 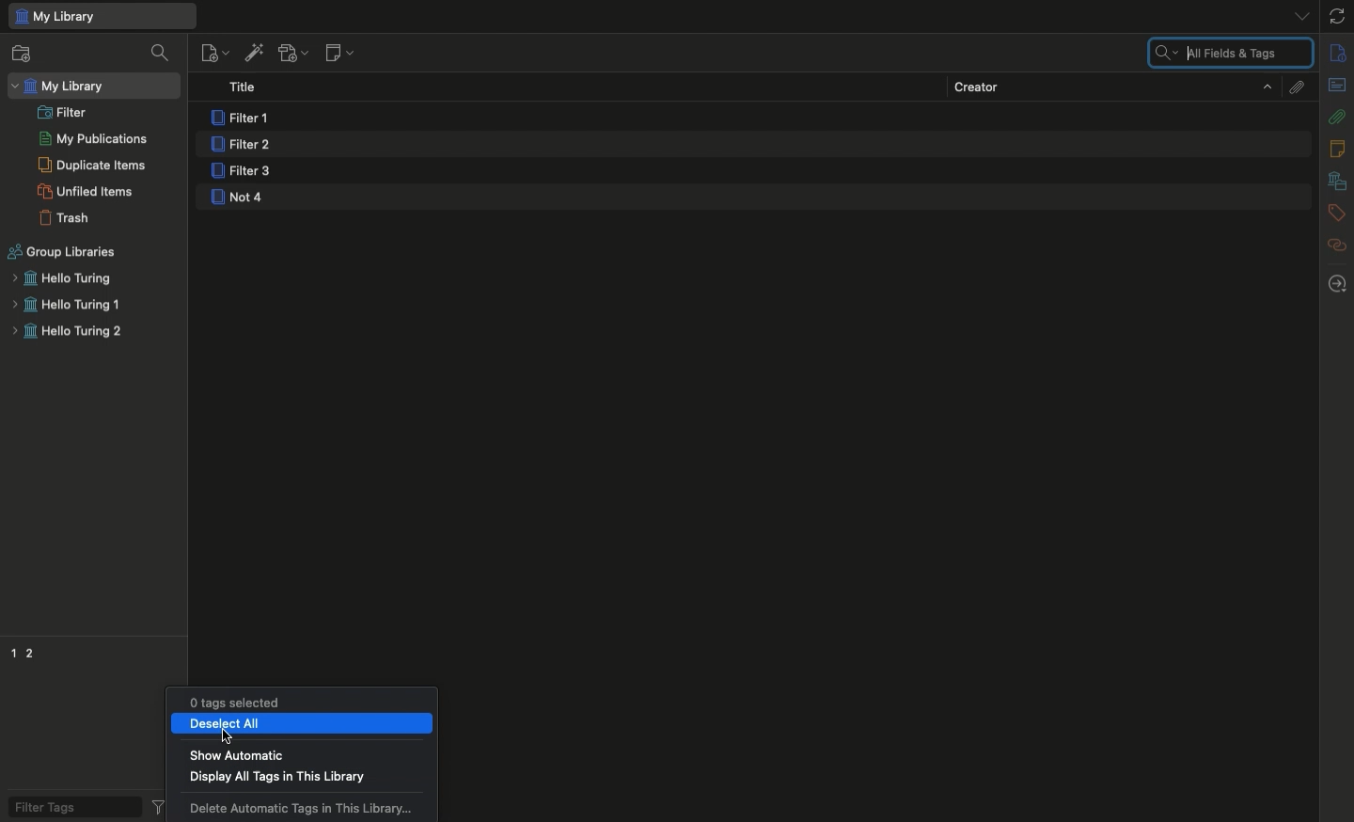 I want to click on Cleared search filter, so click(x=1229, y=54).